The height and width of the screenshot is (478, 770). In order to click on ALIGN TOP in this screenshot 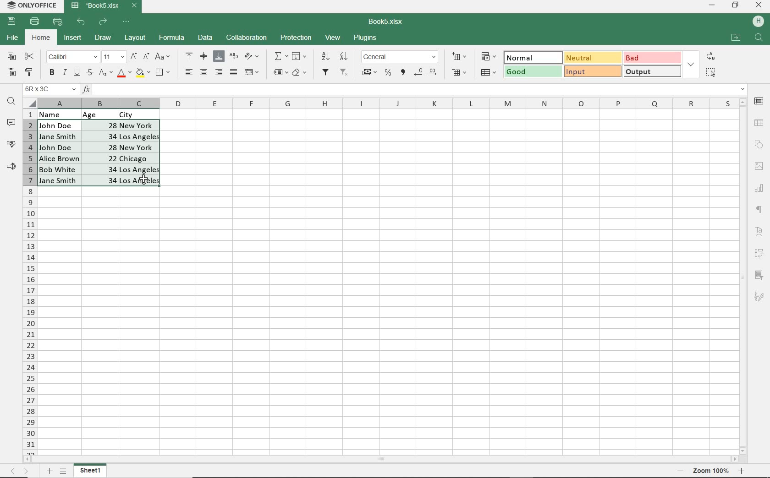, I will do `click(190, 56)`.